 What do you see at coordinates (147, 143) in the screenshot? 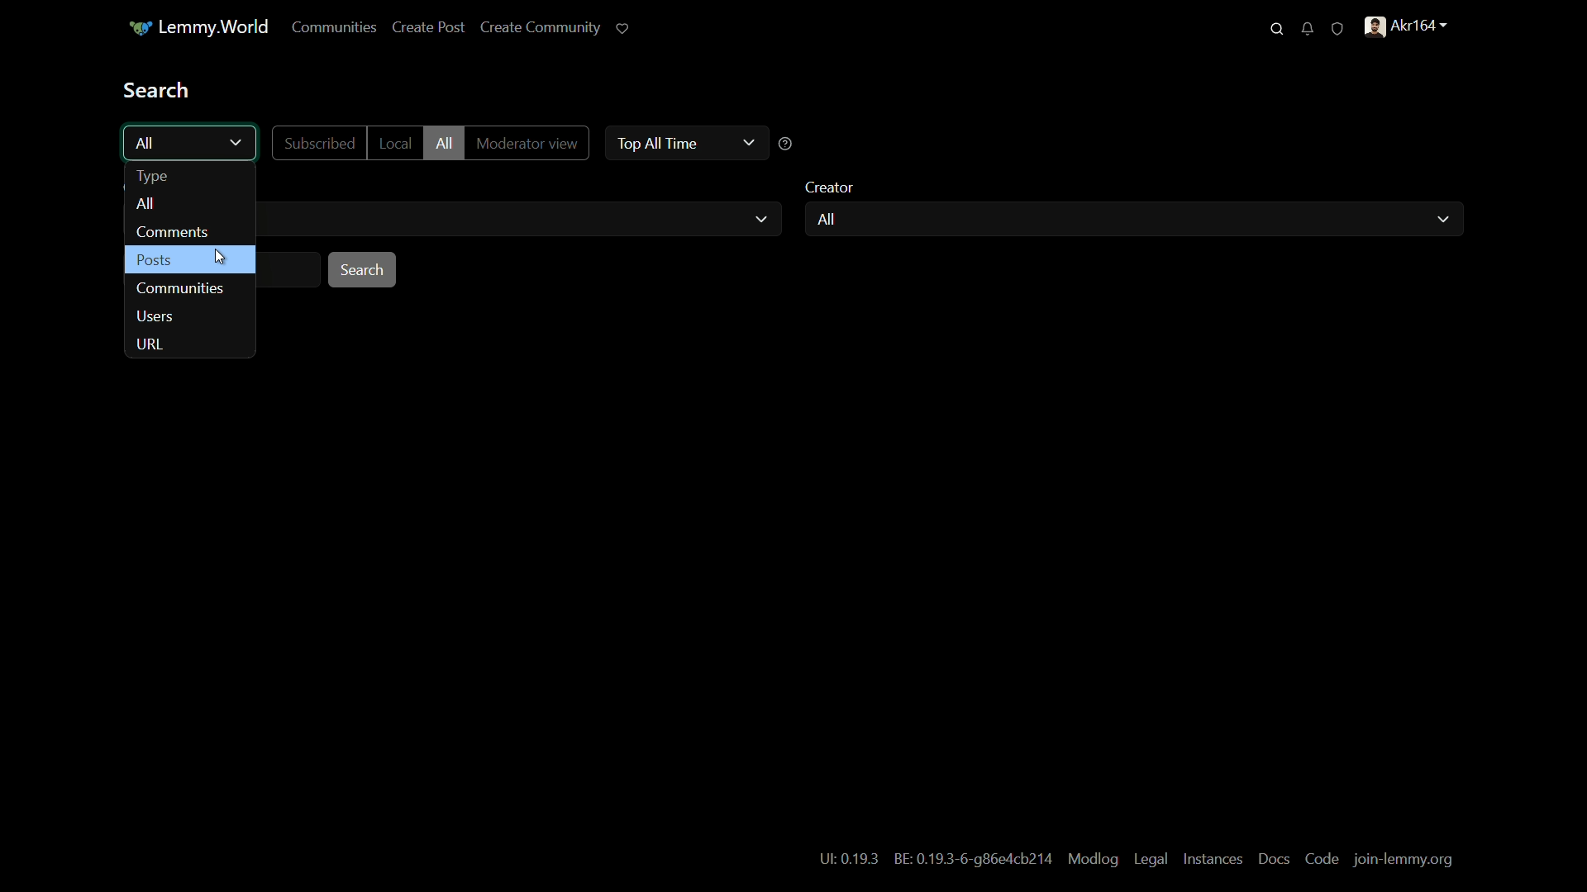
I see `all` at bounding box center [147, 143].